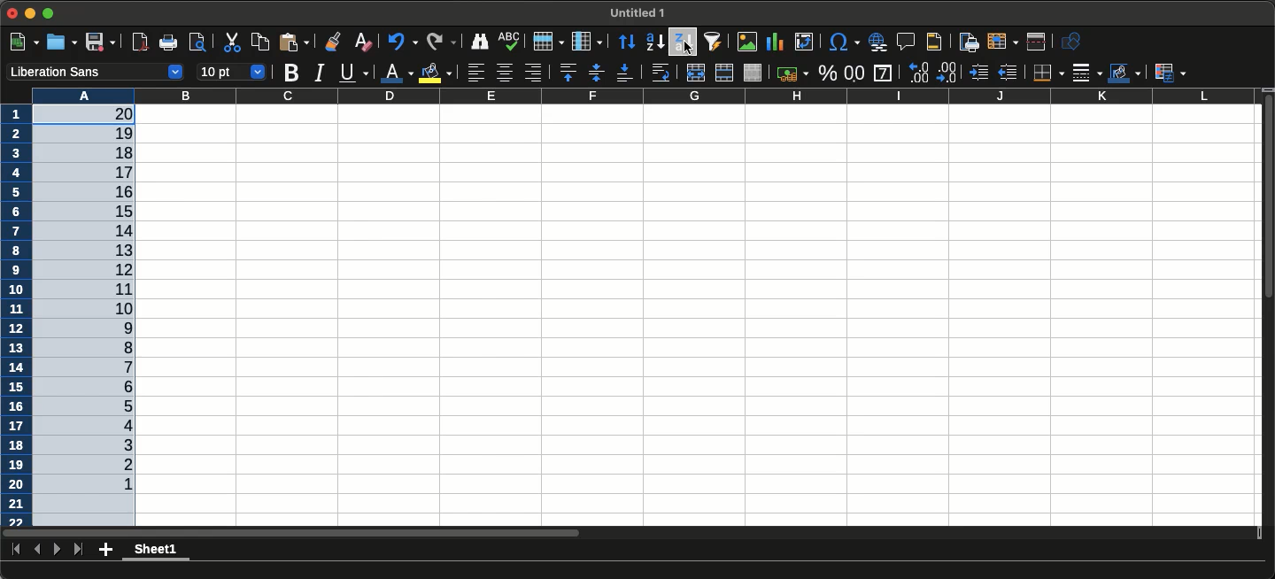 This screenshot has width=1275, height=579. Describe the element at coordinates (1074, 42) in the screenshot. I see `Show draw functions` at that location.